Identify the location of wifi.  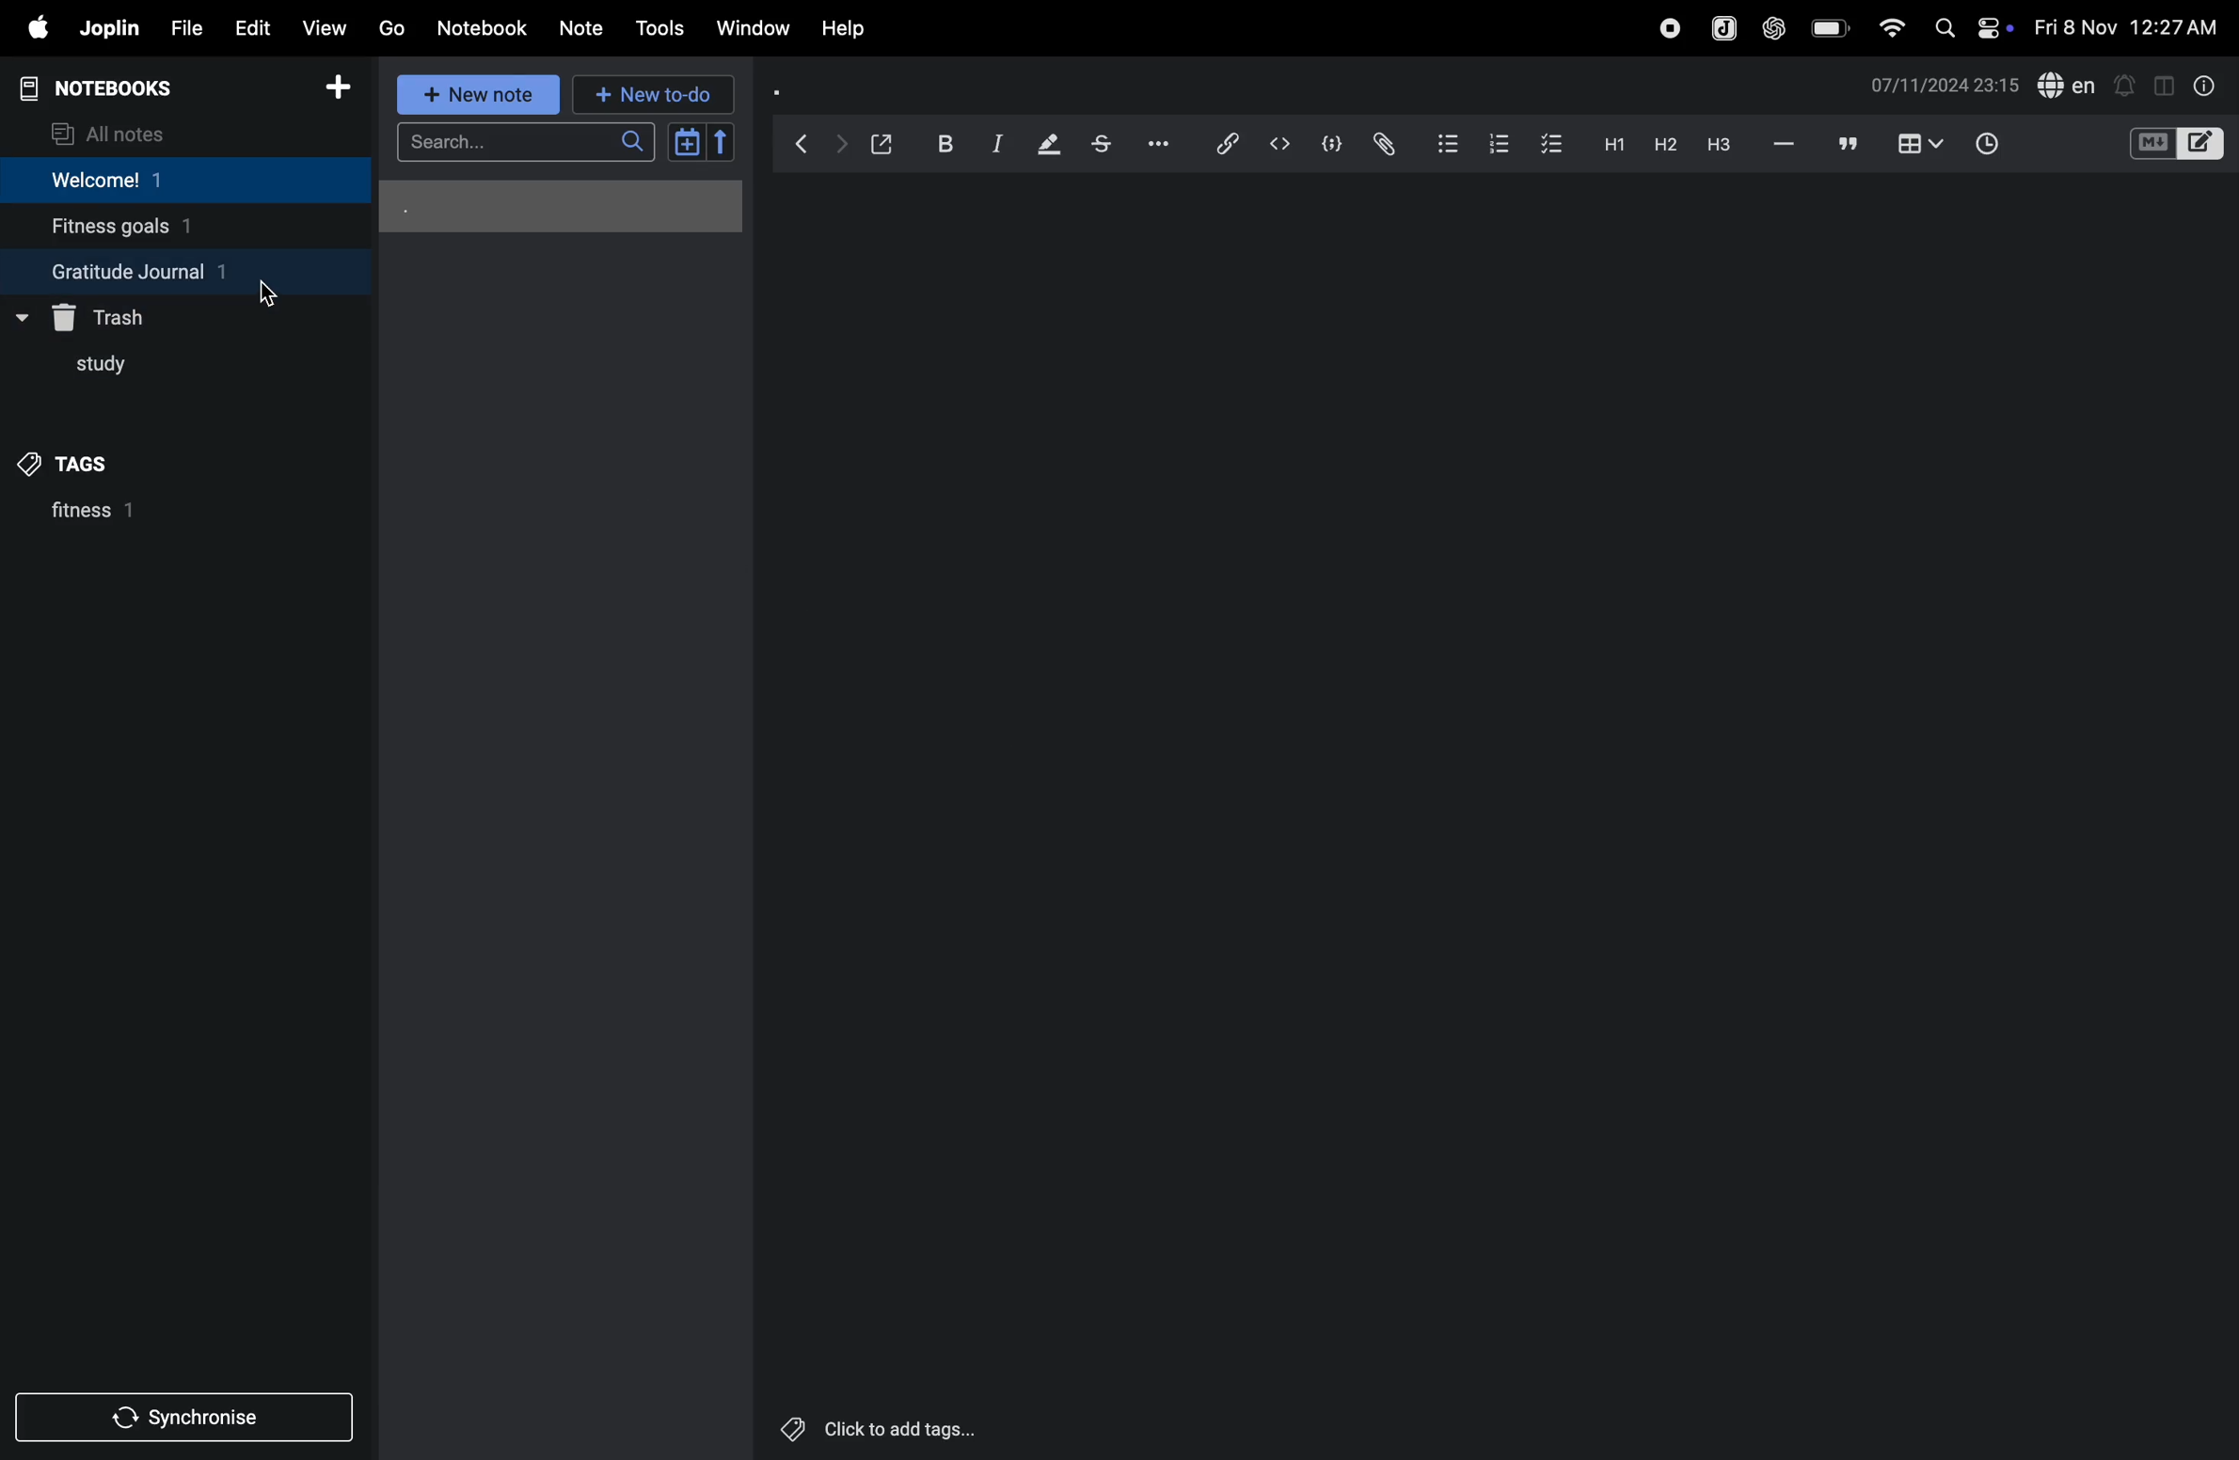
(1890, 29).